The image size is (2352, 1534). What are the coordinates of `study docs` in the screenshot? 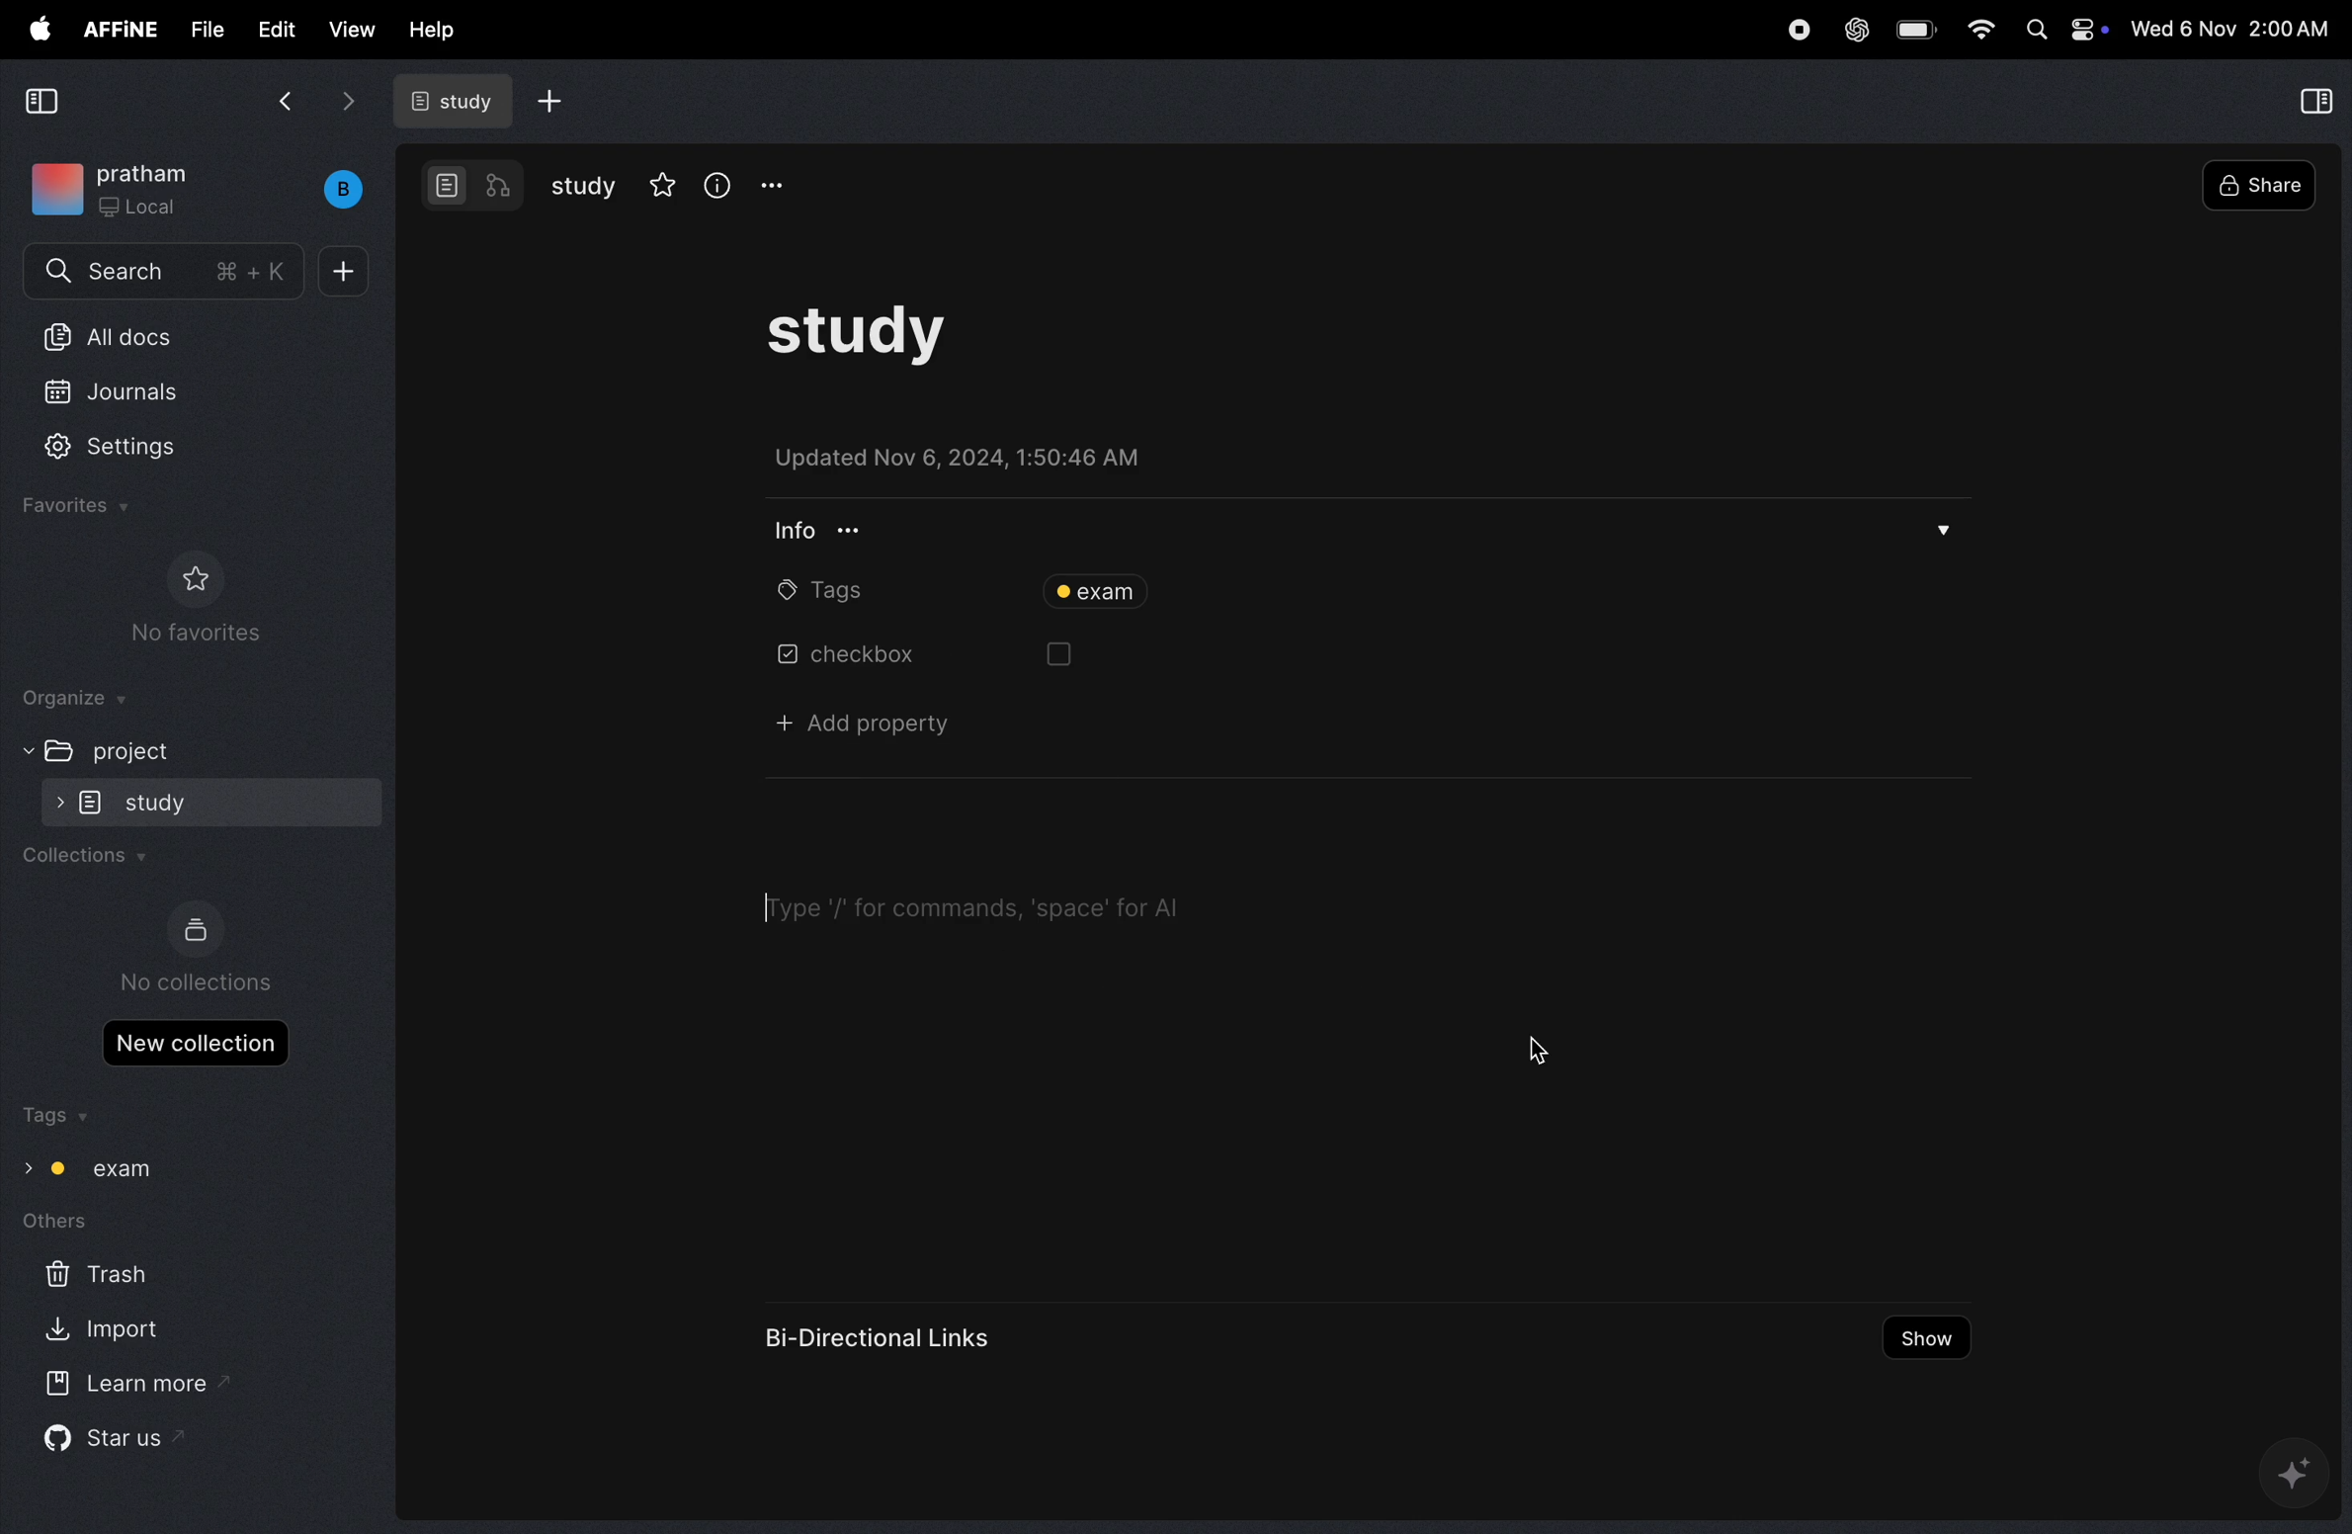 It's located at (448, 101).